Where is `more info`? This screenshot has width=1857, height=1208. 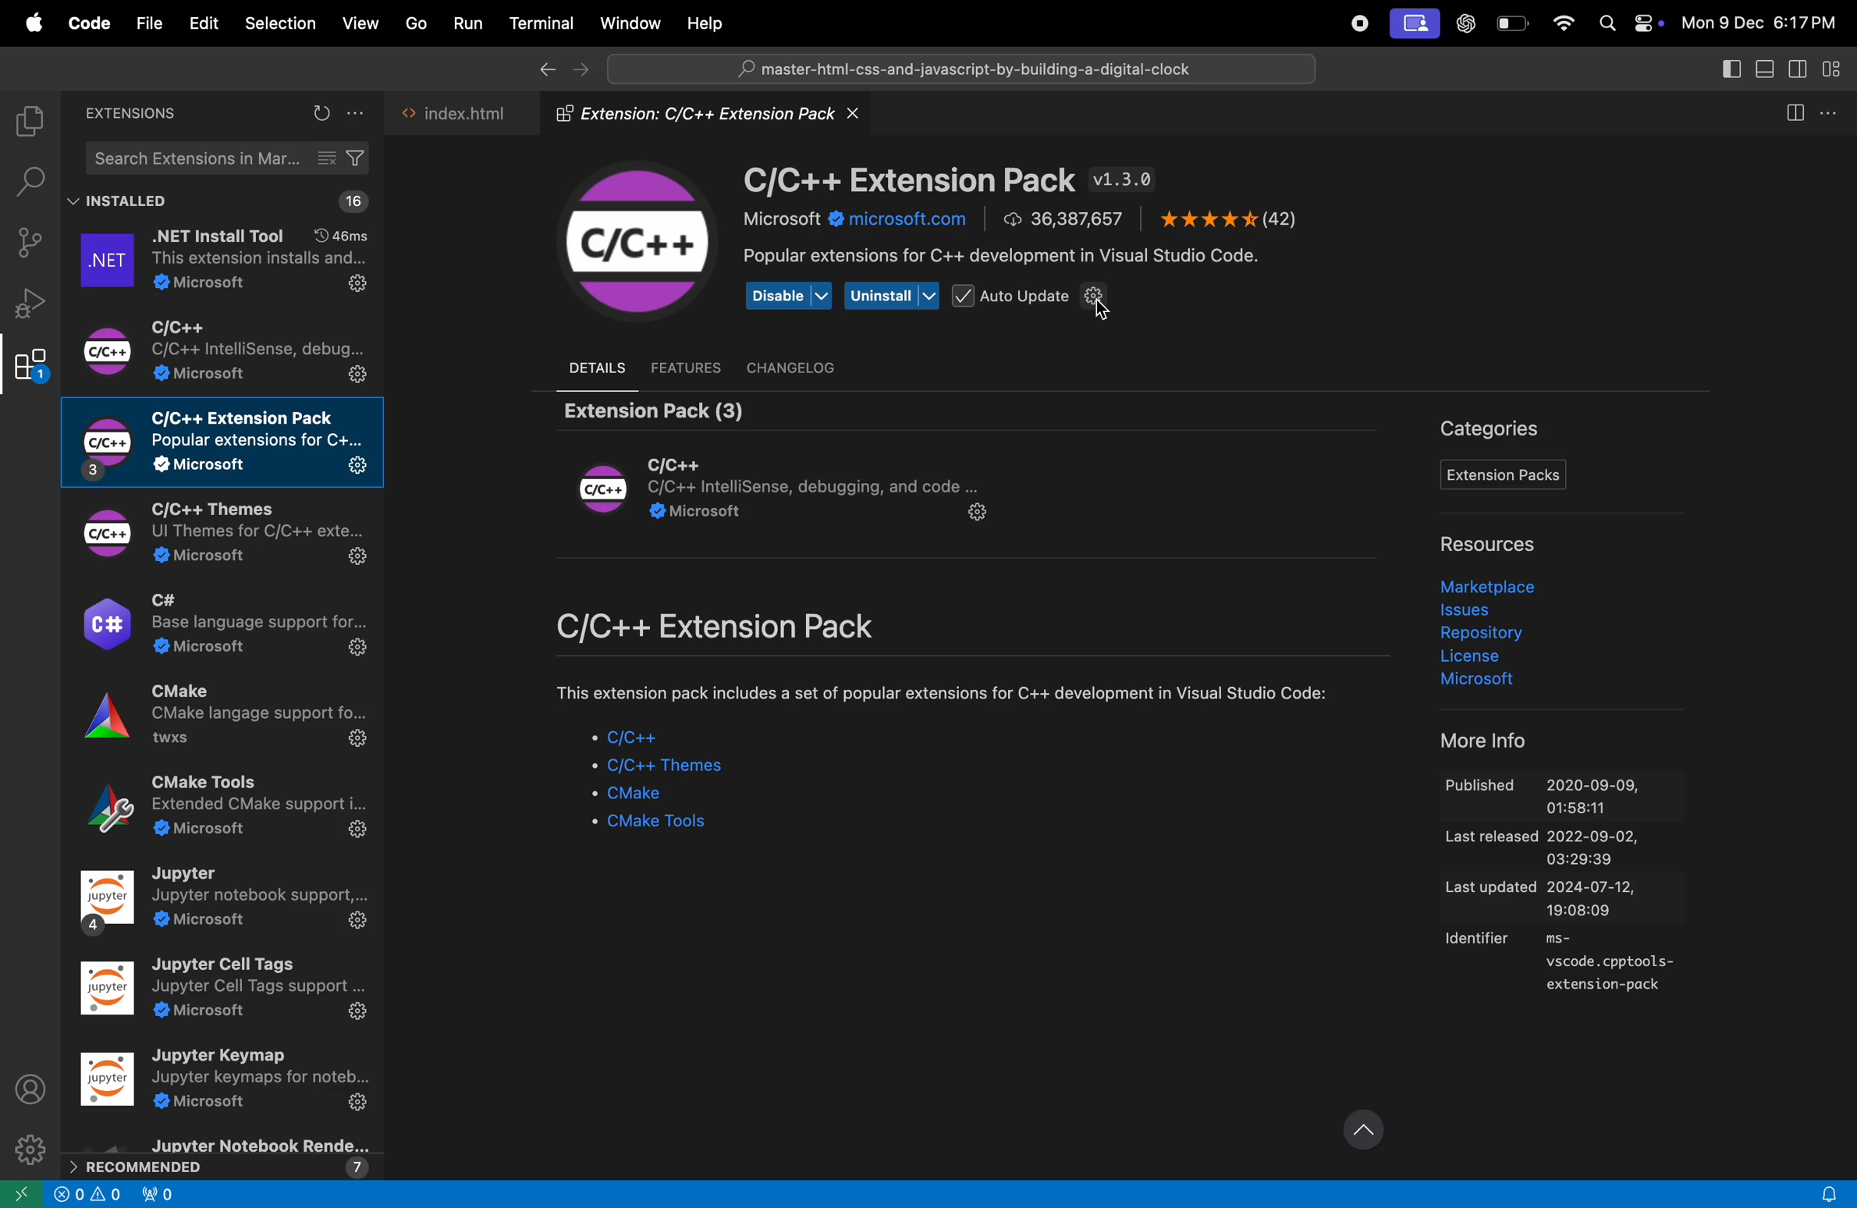
more info is located at coordinates (1497, 741).